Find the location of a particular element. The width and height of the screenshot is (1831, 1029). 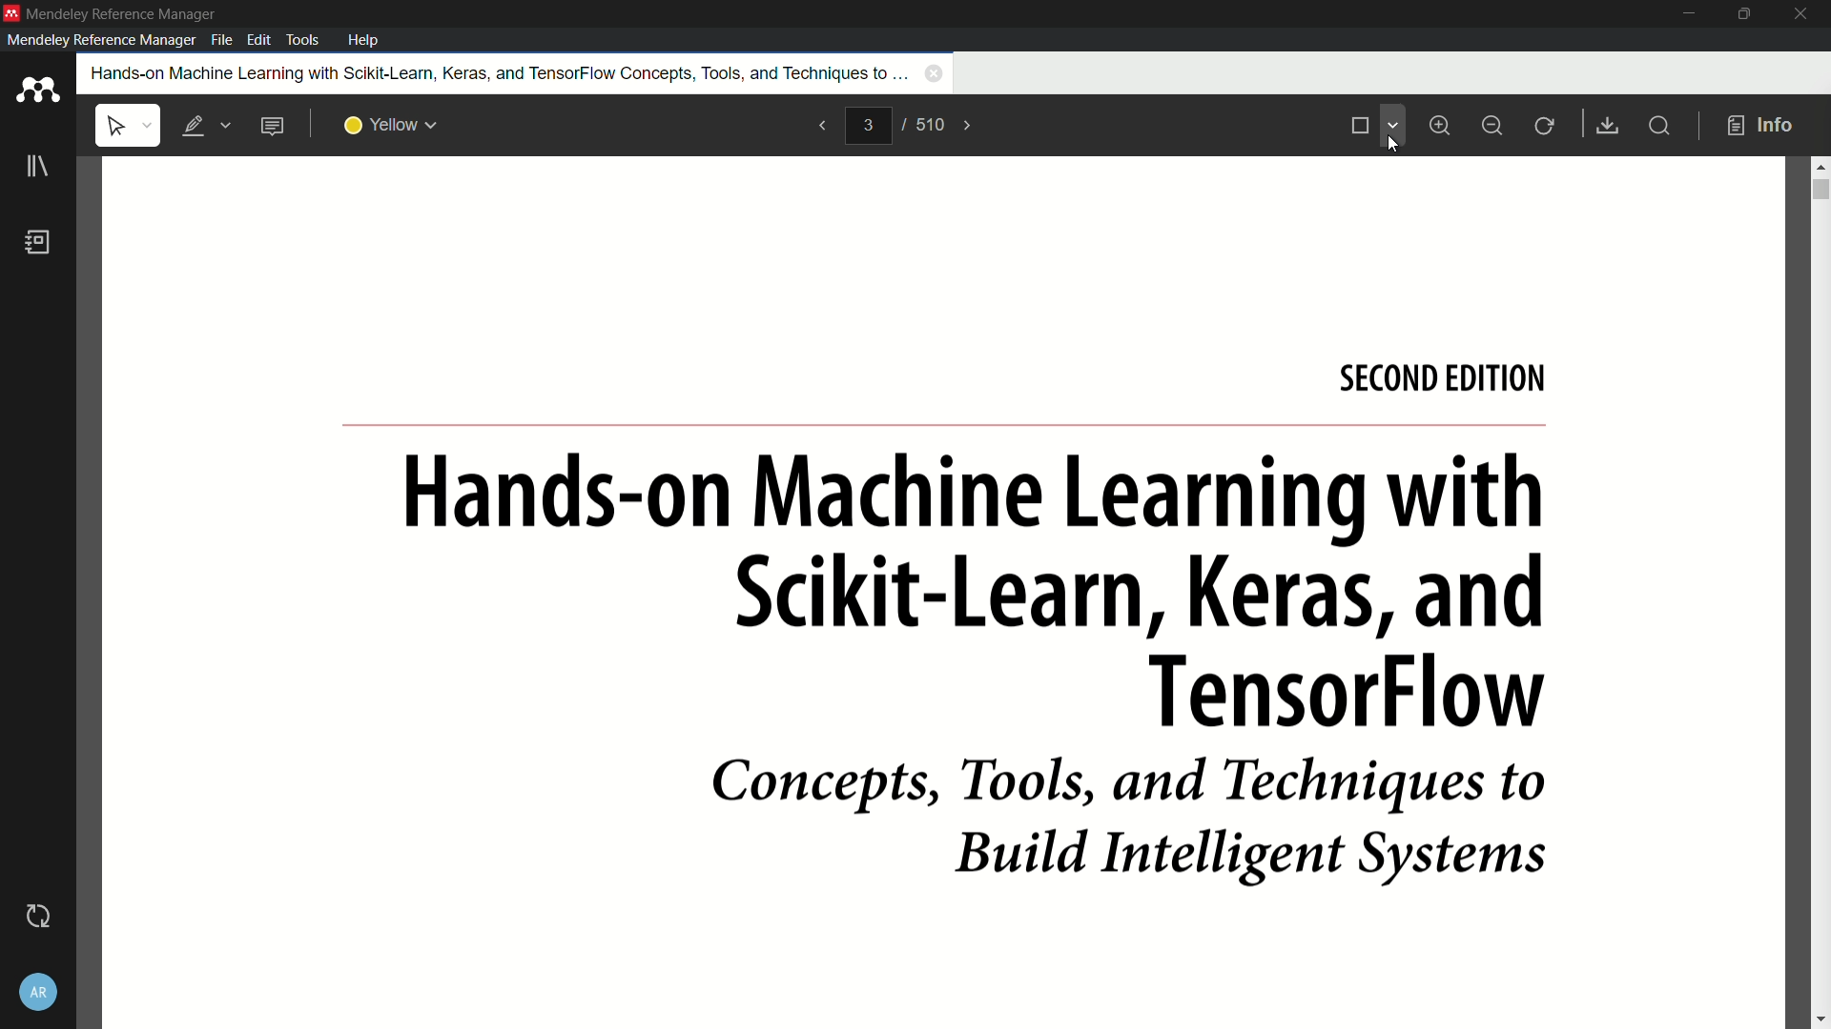

edit menu is located at coordinates (259, 40).